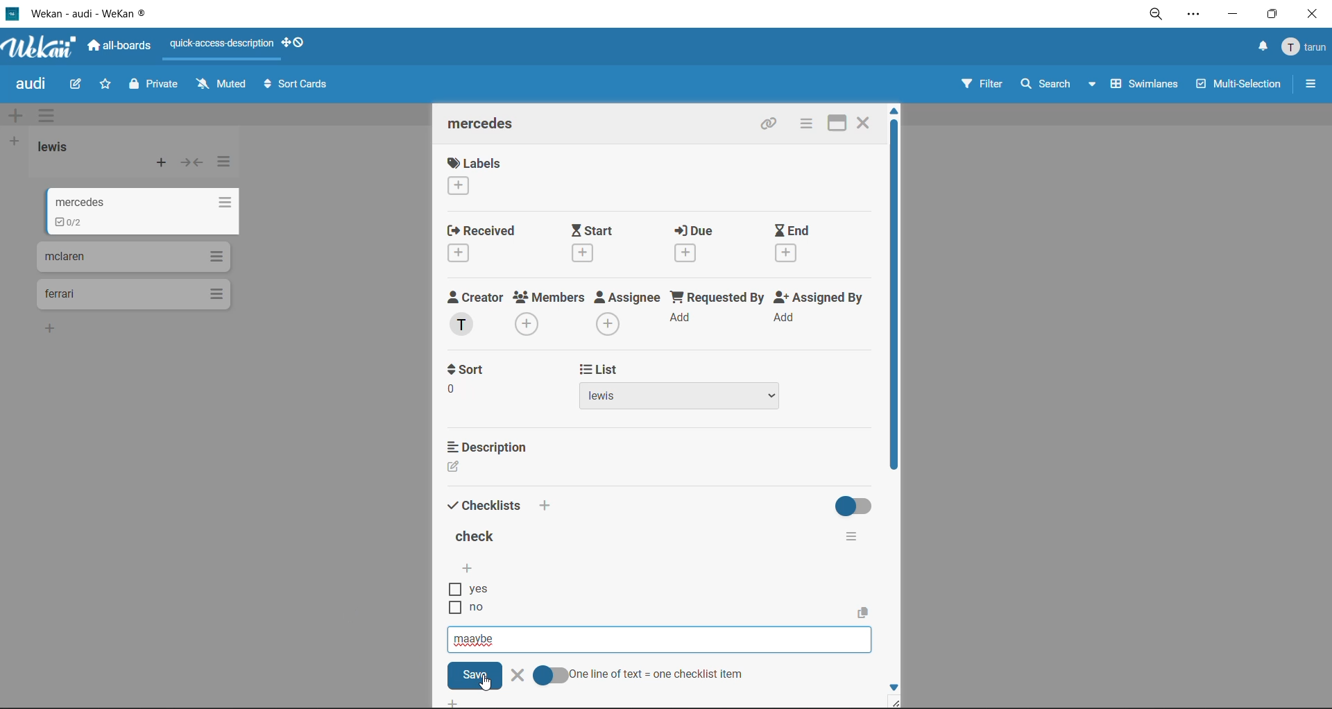  What do you see at coordinates (457, 701) in the screenshot?
I see `Add Button` at bounding box center [457, 701].